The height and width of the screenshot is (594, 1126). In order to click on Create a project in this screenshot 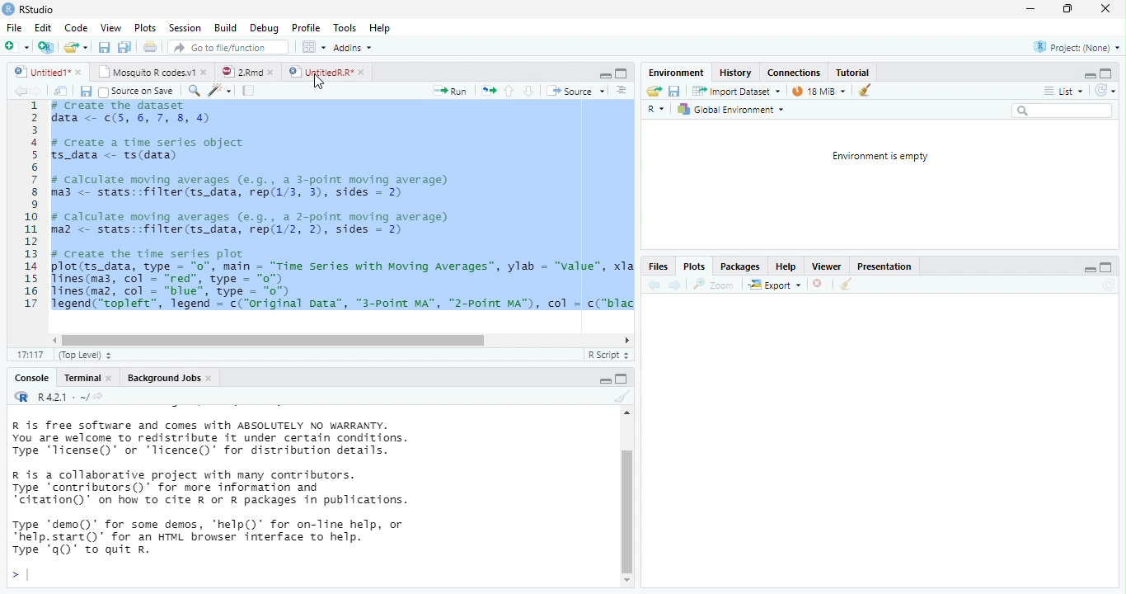, I will do `click(45, 47)`.